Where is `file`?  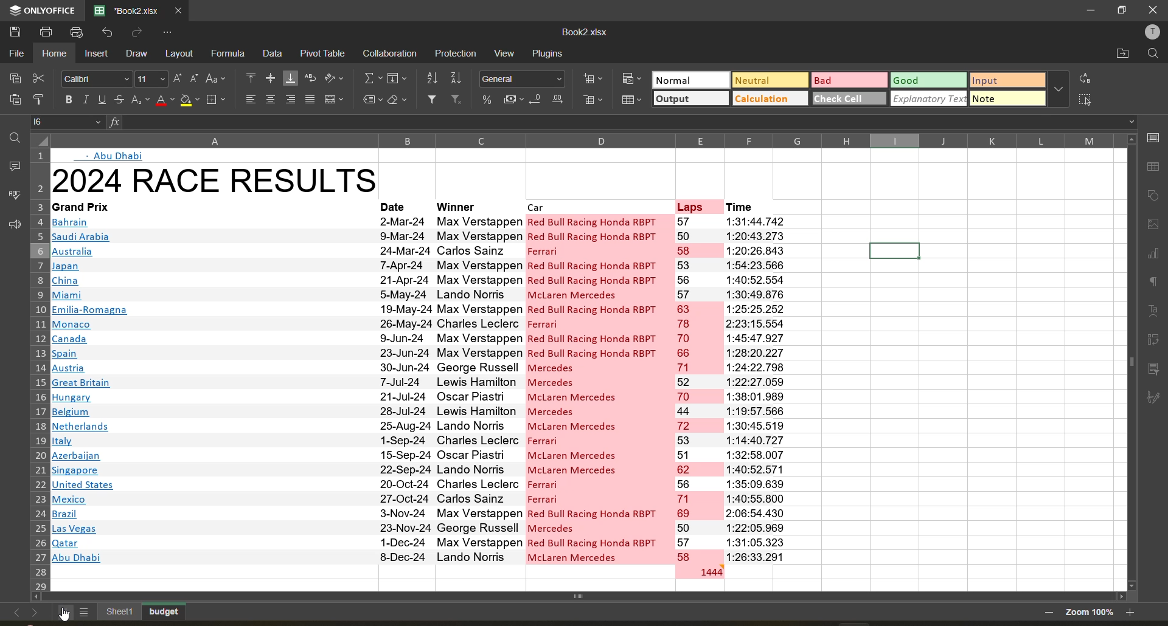 file is located at coordinates (15, 53).